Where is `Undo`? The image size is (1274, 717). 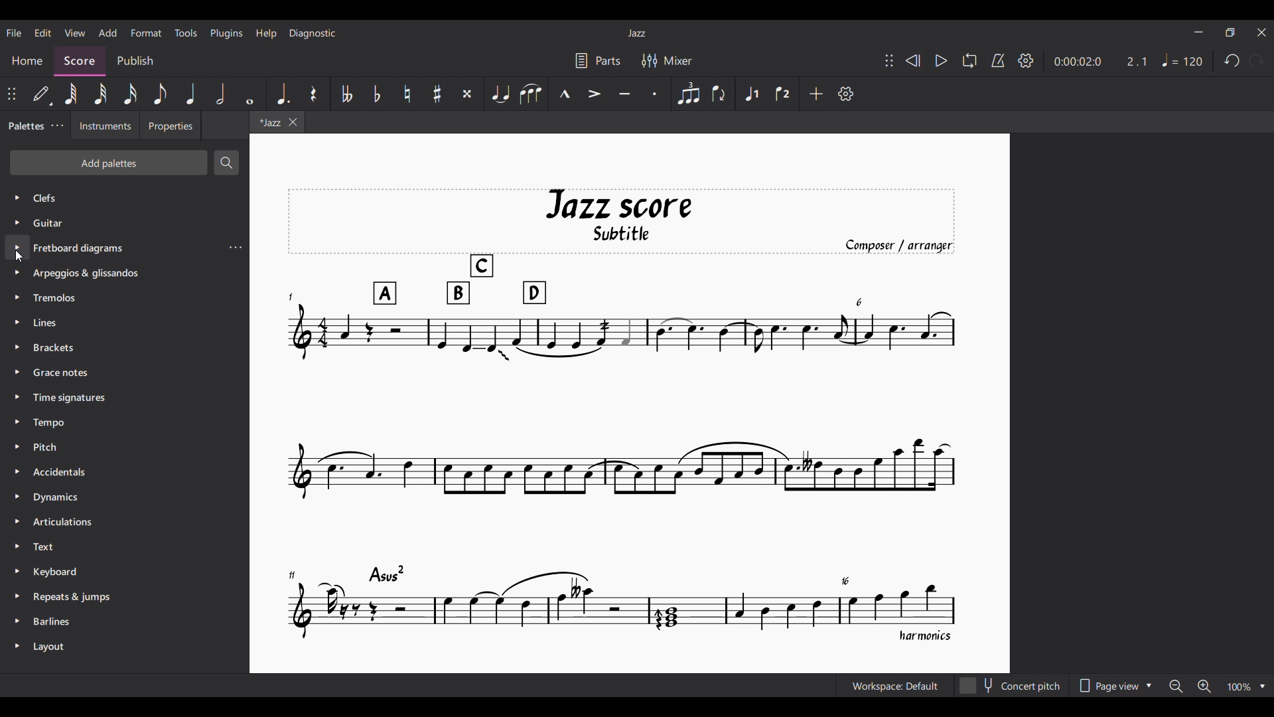
Undo is located at coordinates (1232, 61).